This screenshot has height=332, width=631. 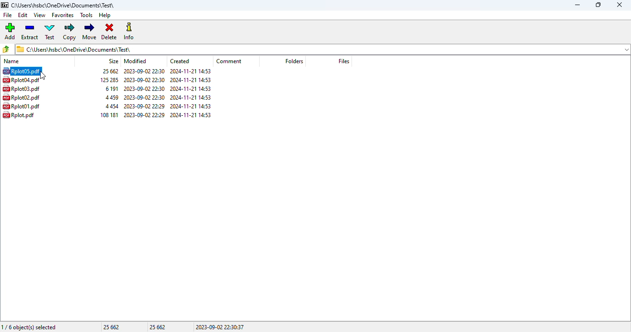 What do you see at coordinates (180, 61) in the screenshot?
I see `created` at bounding box center [180, 61].